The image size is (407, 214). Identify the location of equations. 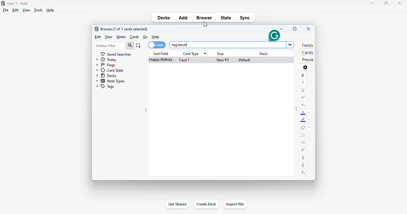
(303, 172).